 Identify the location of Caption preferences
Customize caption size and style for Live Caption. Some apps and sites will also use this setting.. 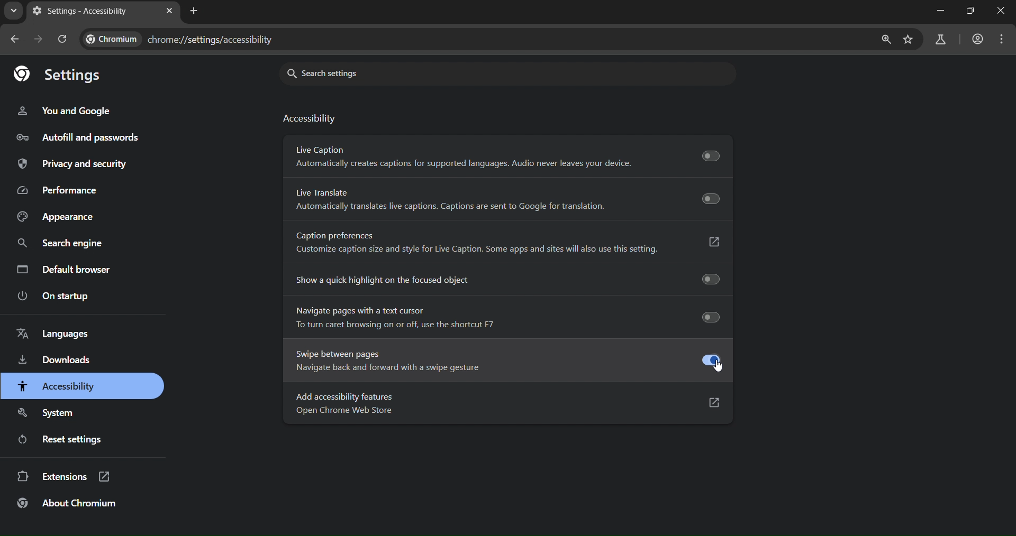
(508, 241).